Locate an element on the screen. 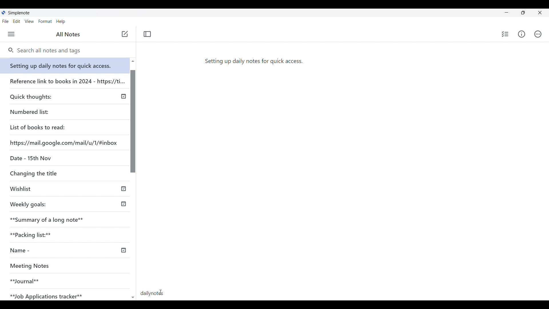  Insert checklist is located at coordinates (505, 34).